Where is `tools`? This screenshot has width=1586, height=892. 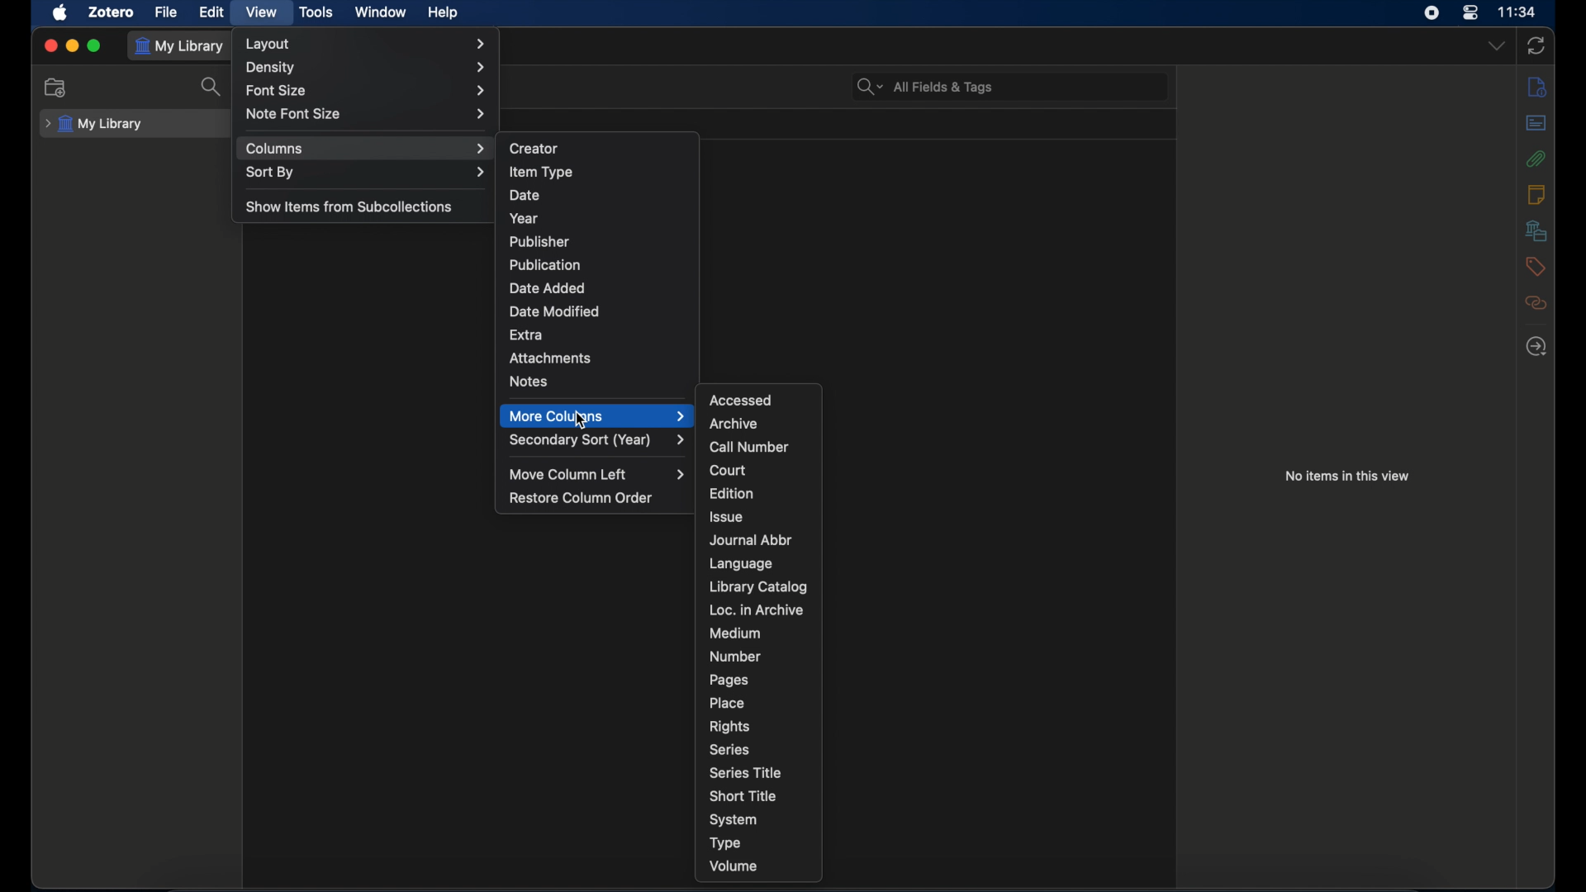 tools is located at coordinates (318, 12).